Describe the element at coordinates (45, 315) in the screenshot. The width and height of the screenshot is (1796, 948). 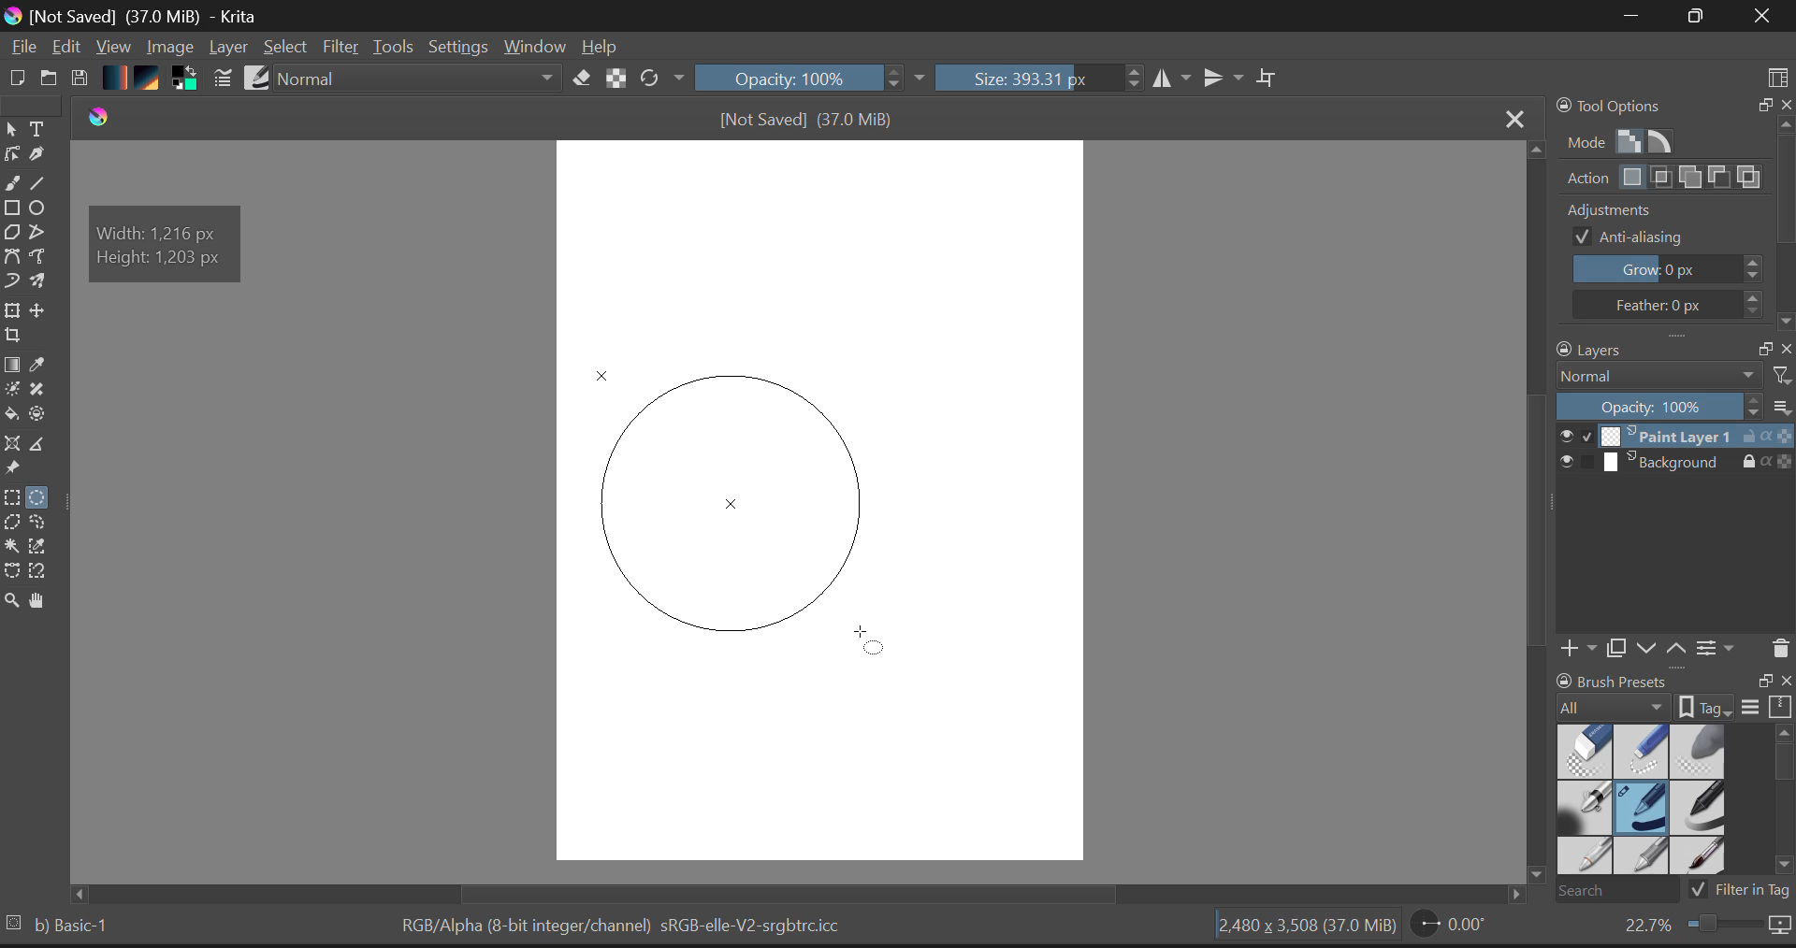
I see `Move Layer` at that location.